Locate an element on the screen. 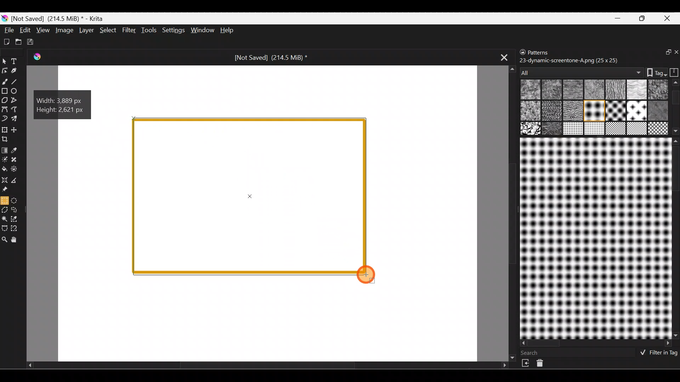 Image resolution: width=680 pixels, height=382 pixels. Rectangular selection tool is located at coordinates (4, 200).